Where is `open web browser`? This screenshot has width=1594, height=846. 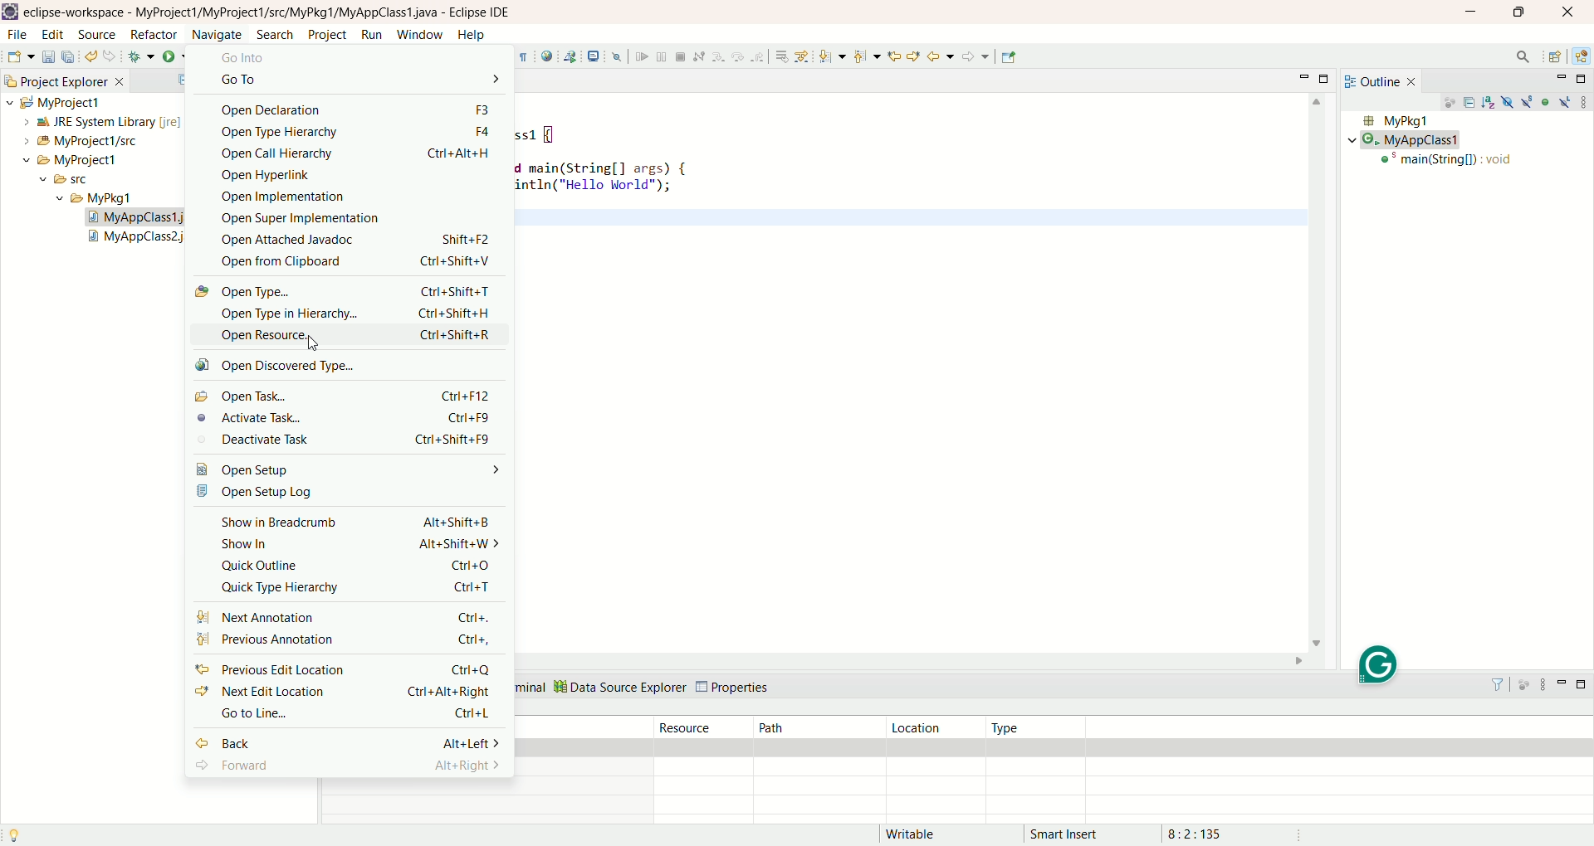
open web browser is located at coordinates (546, 56).